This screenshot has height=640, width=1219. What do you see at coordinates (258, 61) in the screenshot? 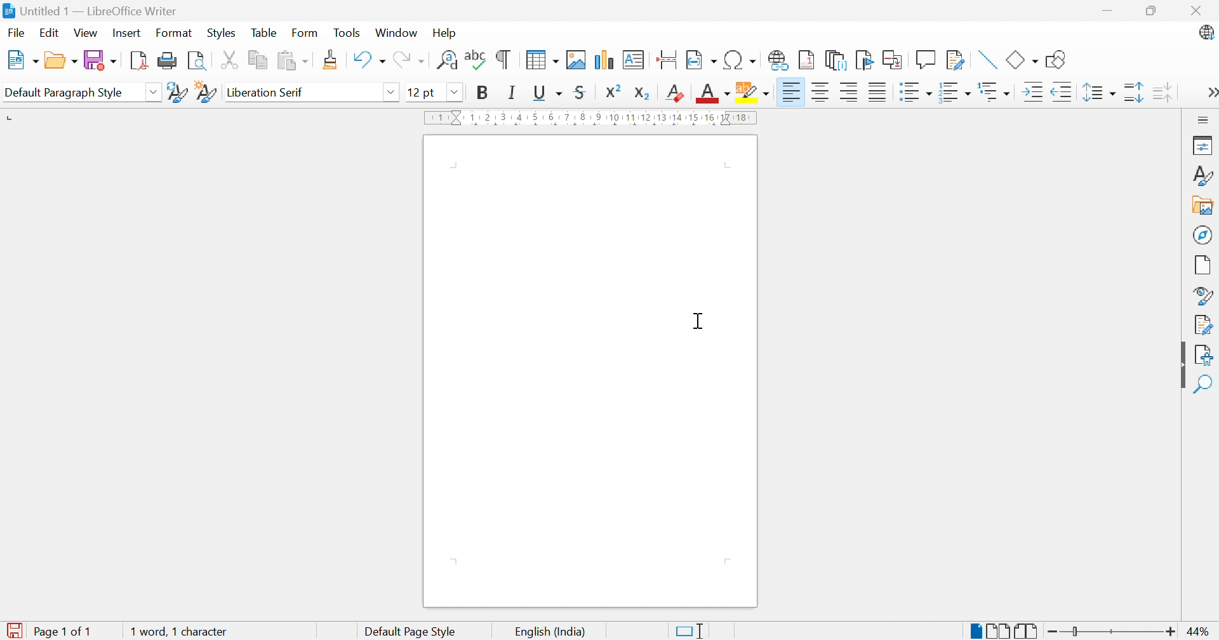
I see `Copy` at bounding box center [258, 61].